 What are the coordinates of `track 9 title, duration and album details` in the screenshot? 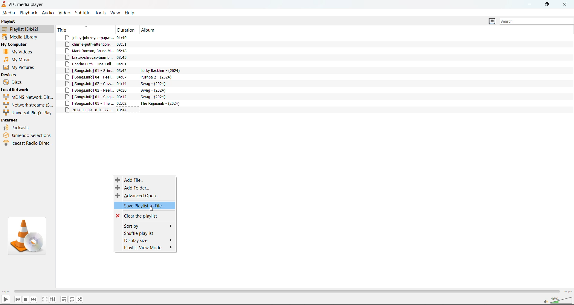 It's located at (119, 90).